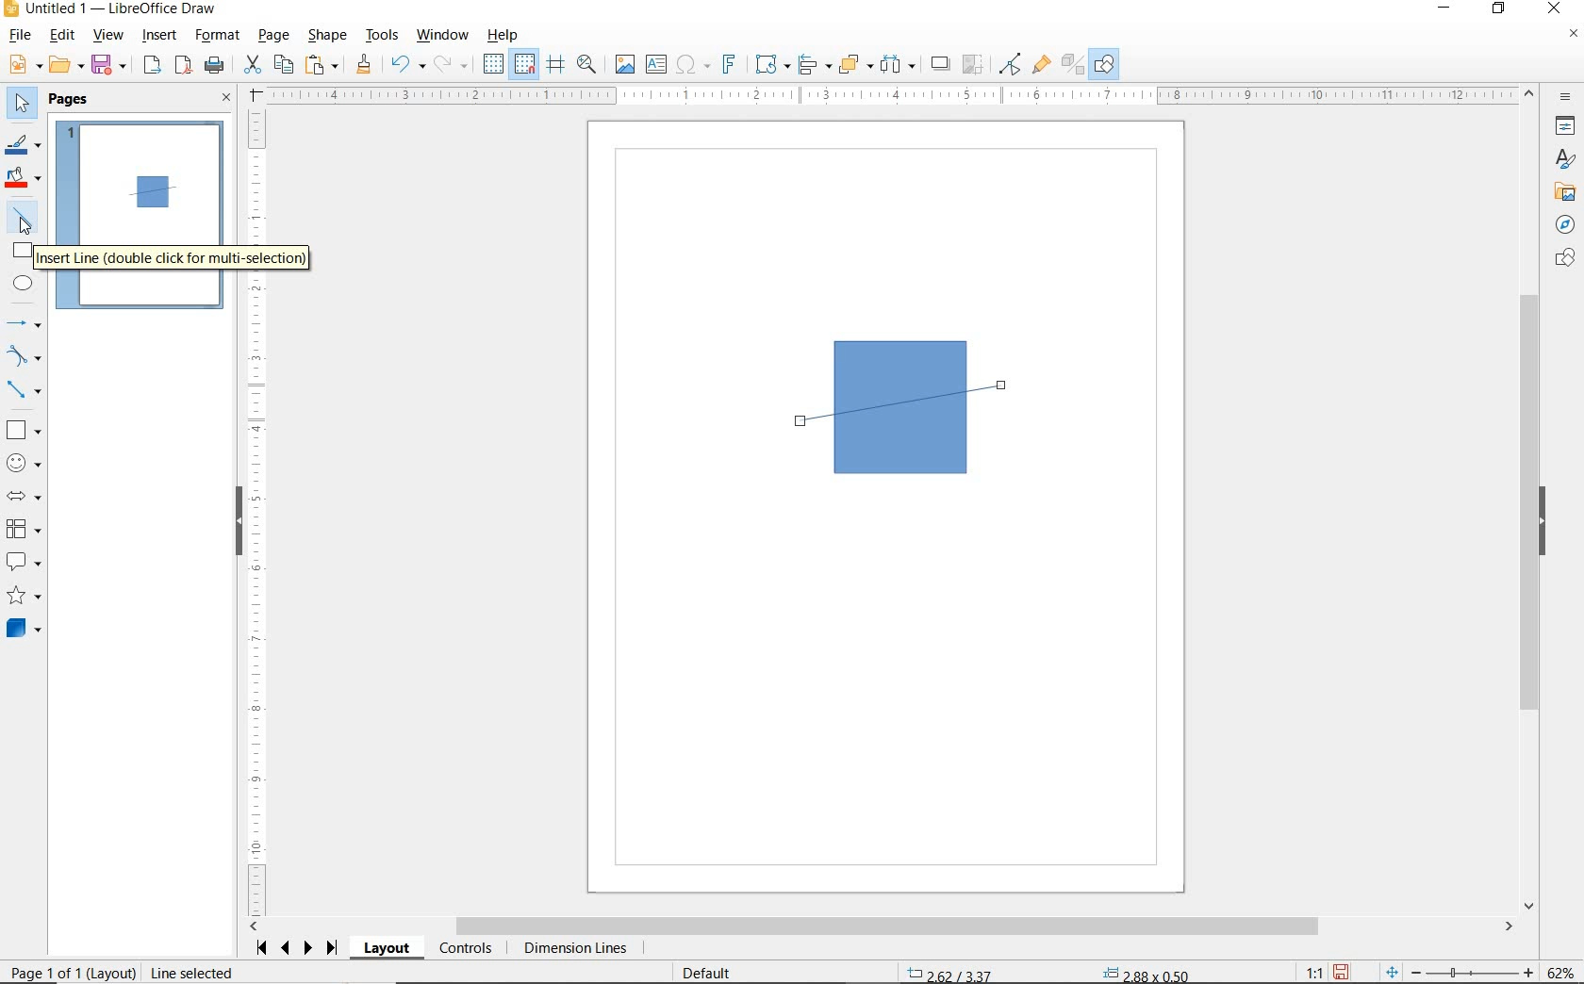  What do you see at coordinates (25, 217) in the screenshot?
I see `INSERT LINE` at bounding box center [25, 217].